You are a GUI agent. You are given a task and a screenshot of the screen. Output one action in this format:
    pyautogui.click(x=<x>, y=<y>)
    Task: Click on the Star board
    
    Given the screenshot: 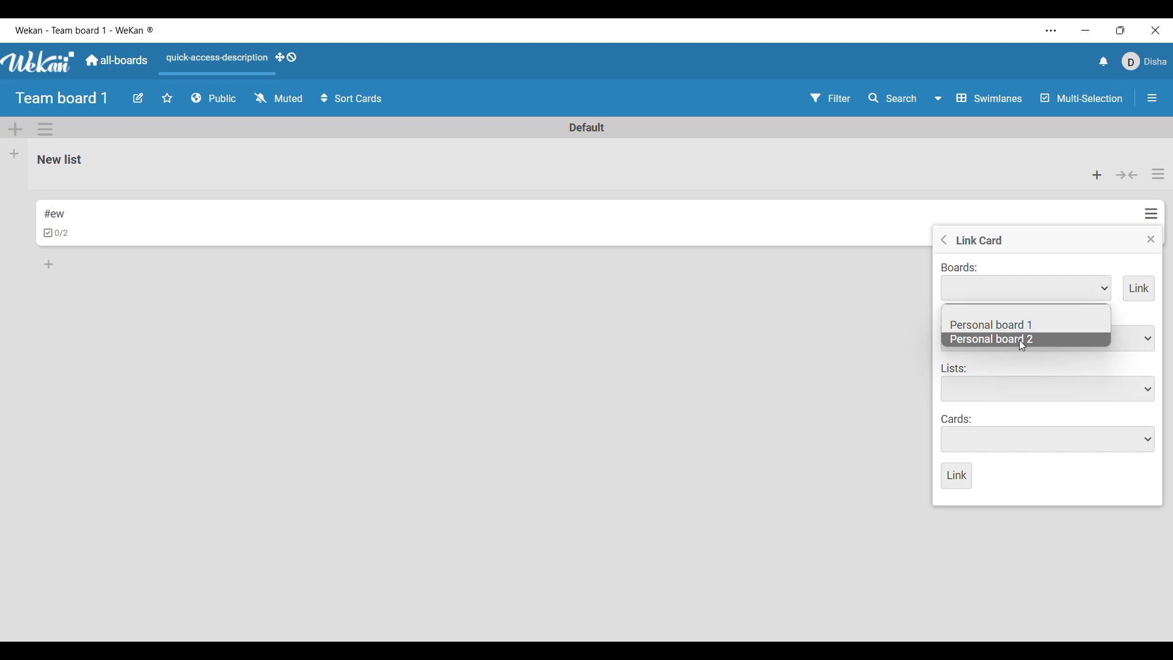 What is the action you would take?
    pyautogui.click(x=167, y=98)
    